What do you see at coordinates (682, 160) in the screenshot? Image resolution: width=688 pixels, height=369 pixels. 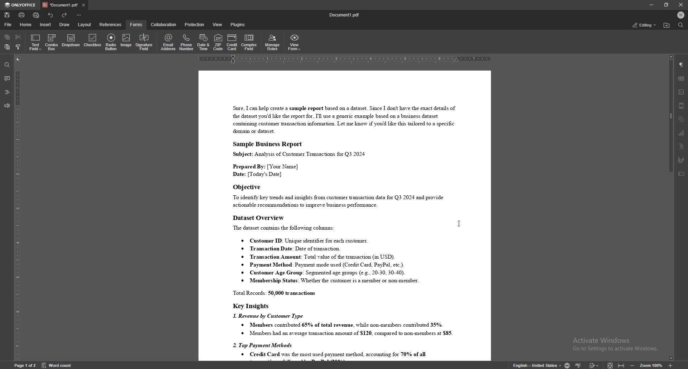 I see `signature field` at bounding box center [682, 160].